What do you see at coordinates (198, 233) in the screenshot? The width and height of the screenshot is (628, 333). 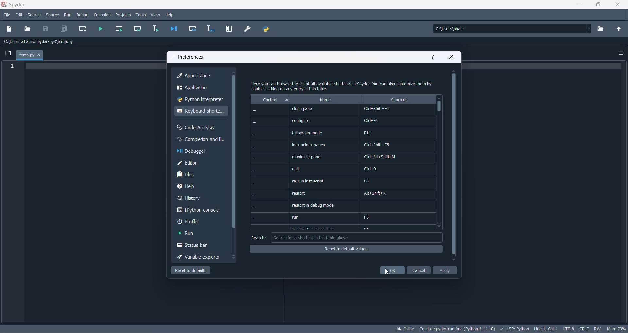 I see `run` at bounding box center [198, 233].